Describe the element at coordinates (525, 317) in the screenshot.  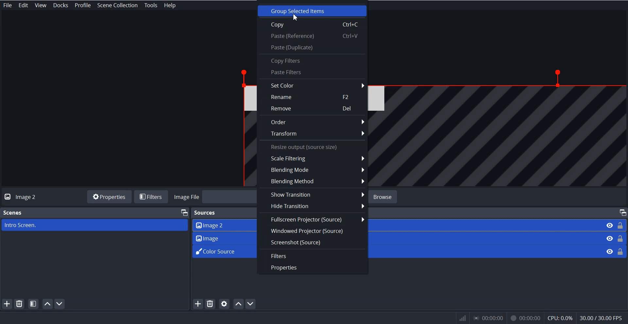
I see `00:00:00` at that location.